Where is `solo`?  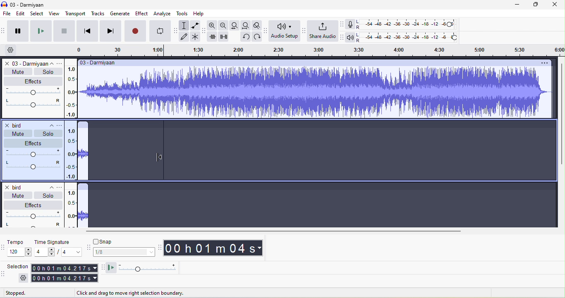 solo is located at coordinates (47, 133).